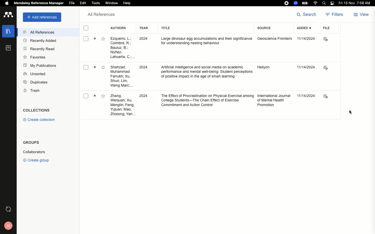 This screenshot has width=375, height=234. Describe the element at coordinates (308, 39) in the screenshot. I see `11/14/2024` at that location.